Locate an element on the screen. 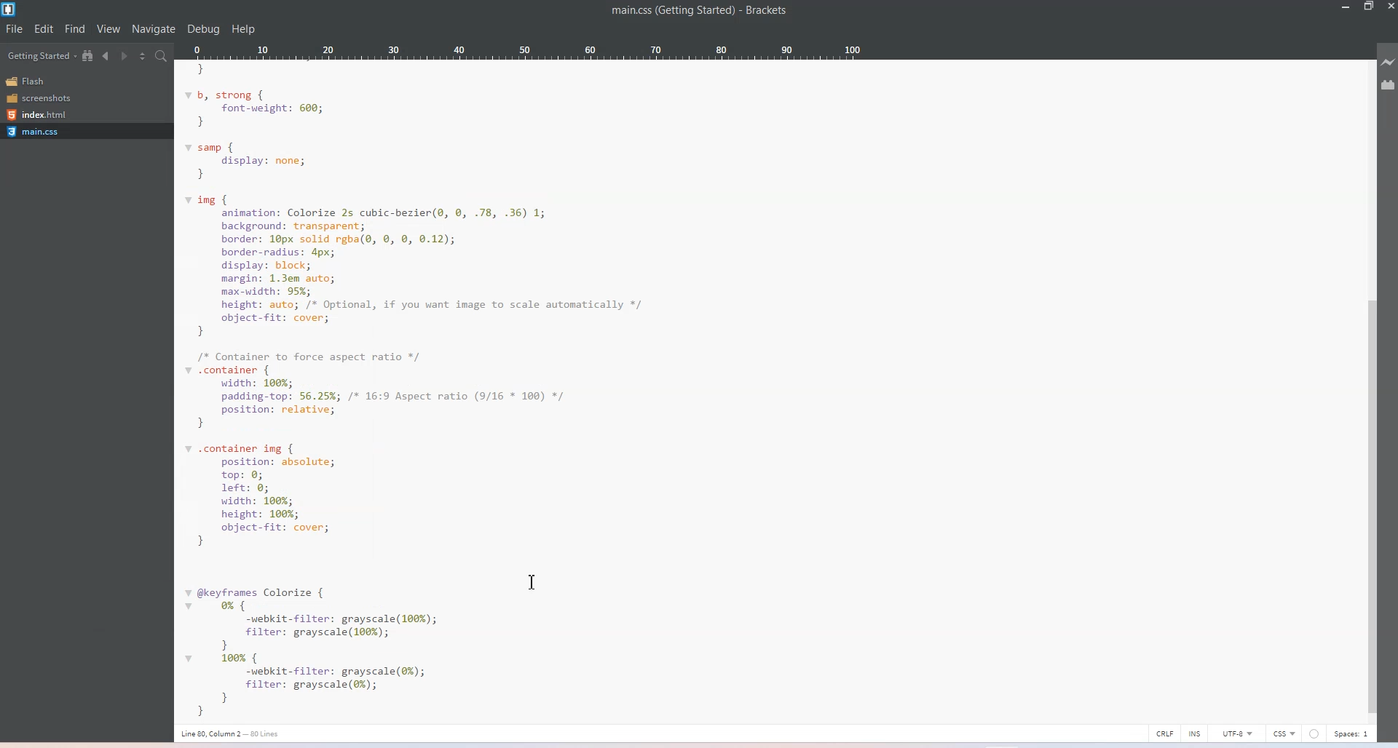  CSS is located at coordinates (1284, 733).